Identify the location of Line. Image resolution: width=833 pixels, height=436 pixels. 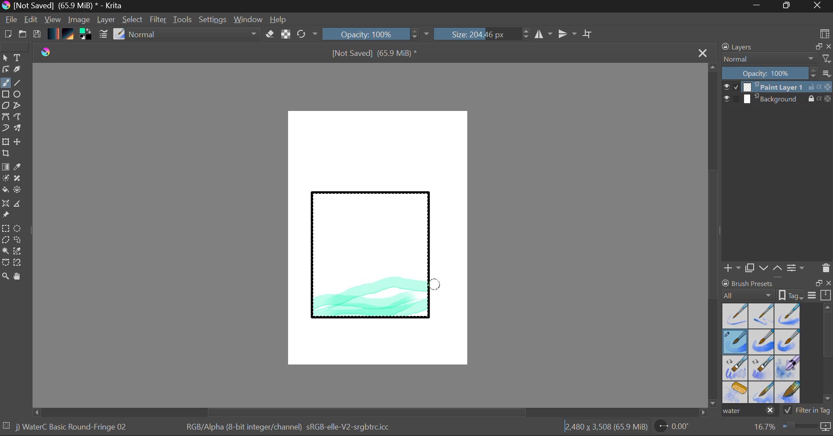
(18, 83).